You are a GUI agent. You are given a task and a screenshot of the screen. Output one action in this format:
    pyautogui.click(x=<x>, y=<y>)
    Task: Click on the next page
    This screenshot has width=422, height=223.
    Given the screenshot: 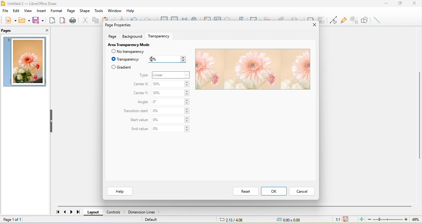 What is the action you would take?
    pyautogui.click(x=71, y=212)
    